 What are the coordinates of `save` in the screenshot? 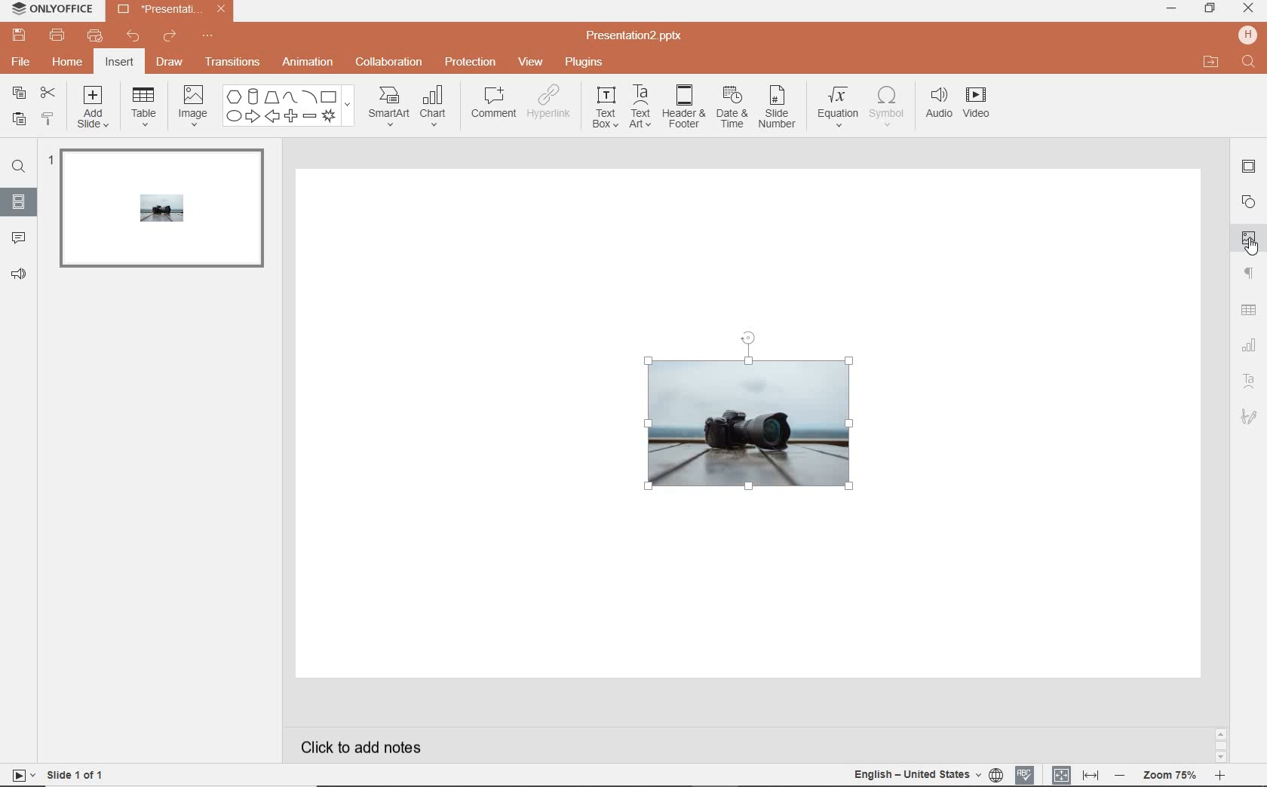 It's located at (20, 35).